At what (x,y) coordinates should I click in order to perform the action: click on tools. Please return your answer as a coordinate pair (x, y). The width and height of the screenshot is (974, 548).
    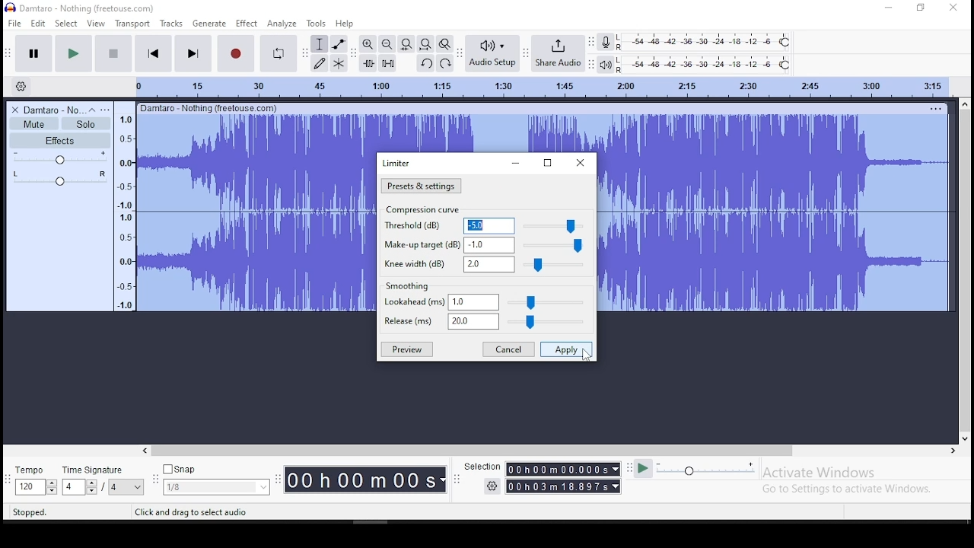
    Looking at the image, I should click on (317, 23).